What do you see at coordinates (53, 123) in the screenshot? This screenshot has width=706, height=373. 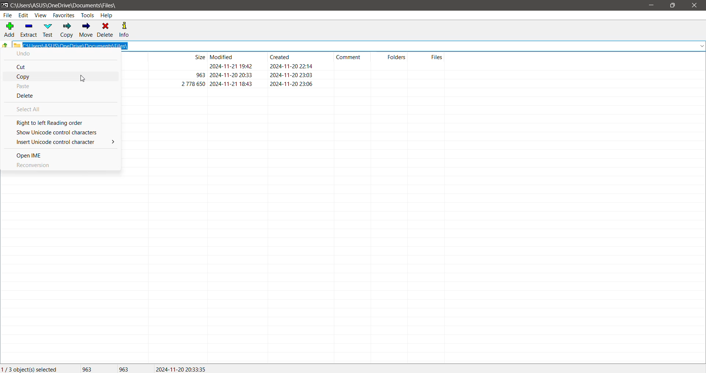 I see `Right to Left Reading order` at bounding box center [53, 123].